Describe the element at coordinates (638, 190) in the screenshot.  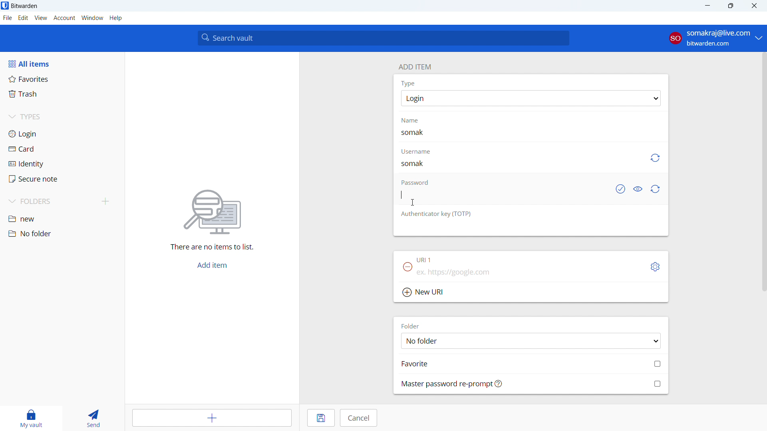
I see `toggle visibility` at that location.